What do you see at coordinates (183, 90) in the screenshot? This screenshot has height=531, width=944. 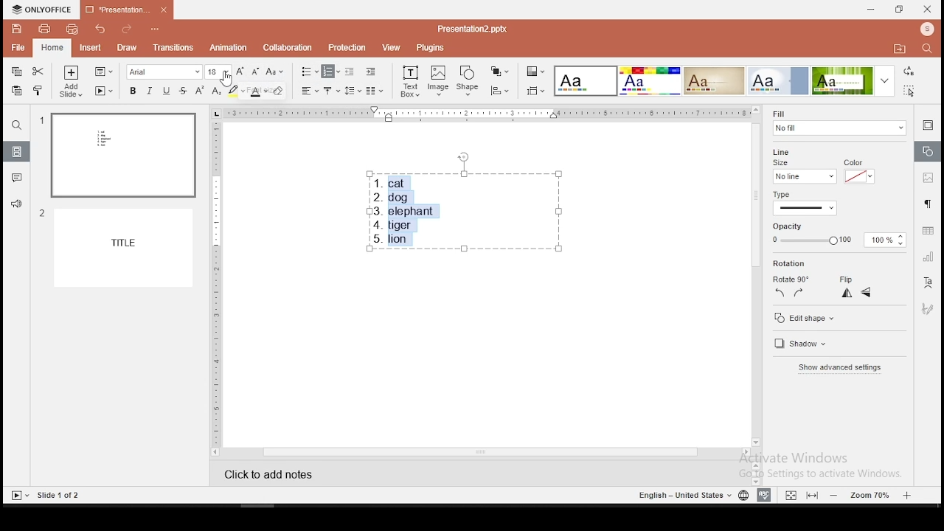 I see `strikethrough` at bounding box center [183, 90].